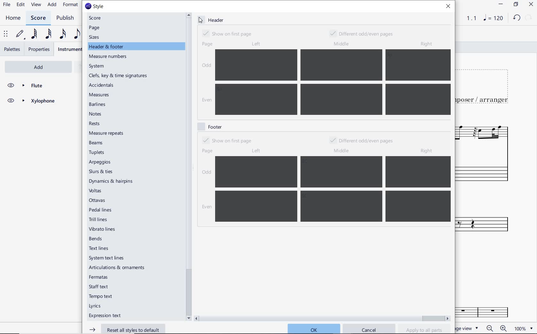  Describe the element at coordinates (33, 34) in the screenshot. I see `64TH NOTE` at that location.